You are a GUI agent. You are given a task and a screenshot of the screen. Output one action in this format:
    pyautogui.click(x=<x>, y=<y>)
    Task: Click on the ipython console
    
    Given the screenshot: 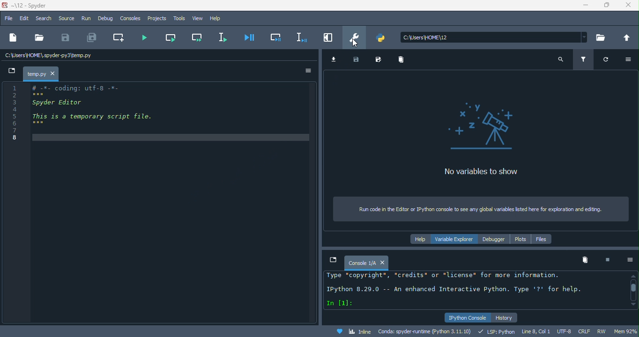 What is the action you would take?
    pyautogui.click(x=467, y=317)
    